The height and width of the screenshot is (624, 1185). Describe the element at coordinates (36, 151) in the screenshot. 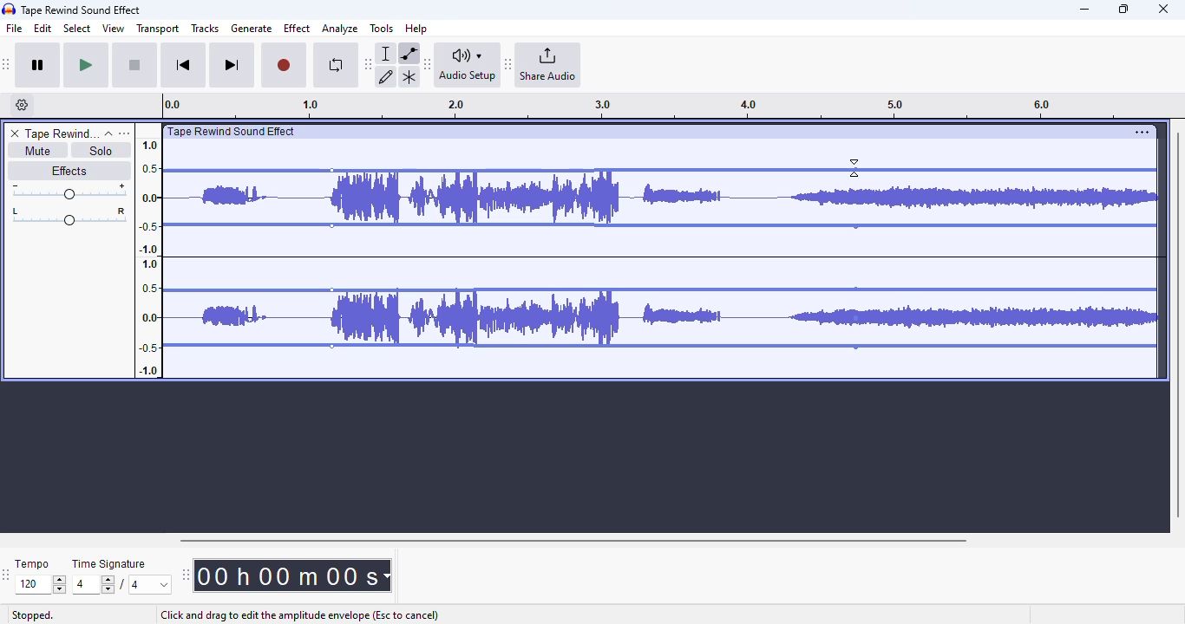

I see `mute` at that location.